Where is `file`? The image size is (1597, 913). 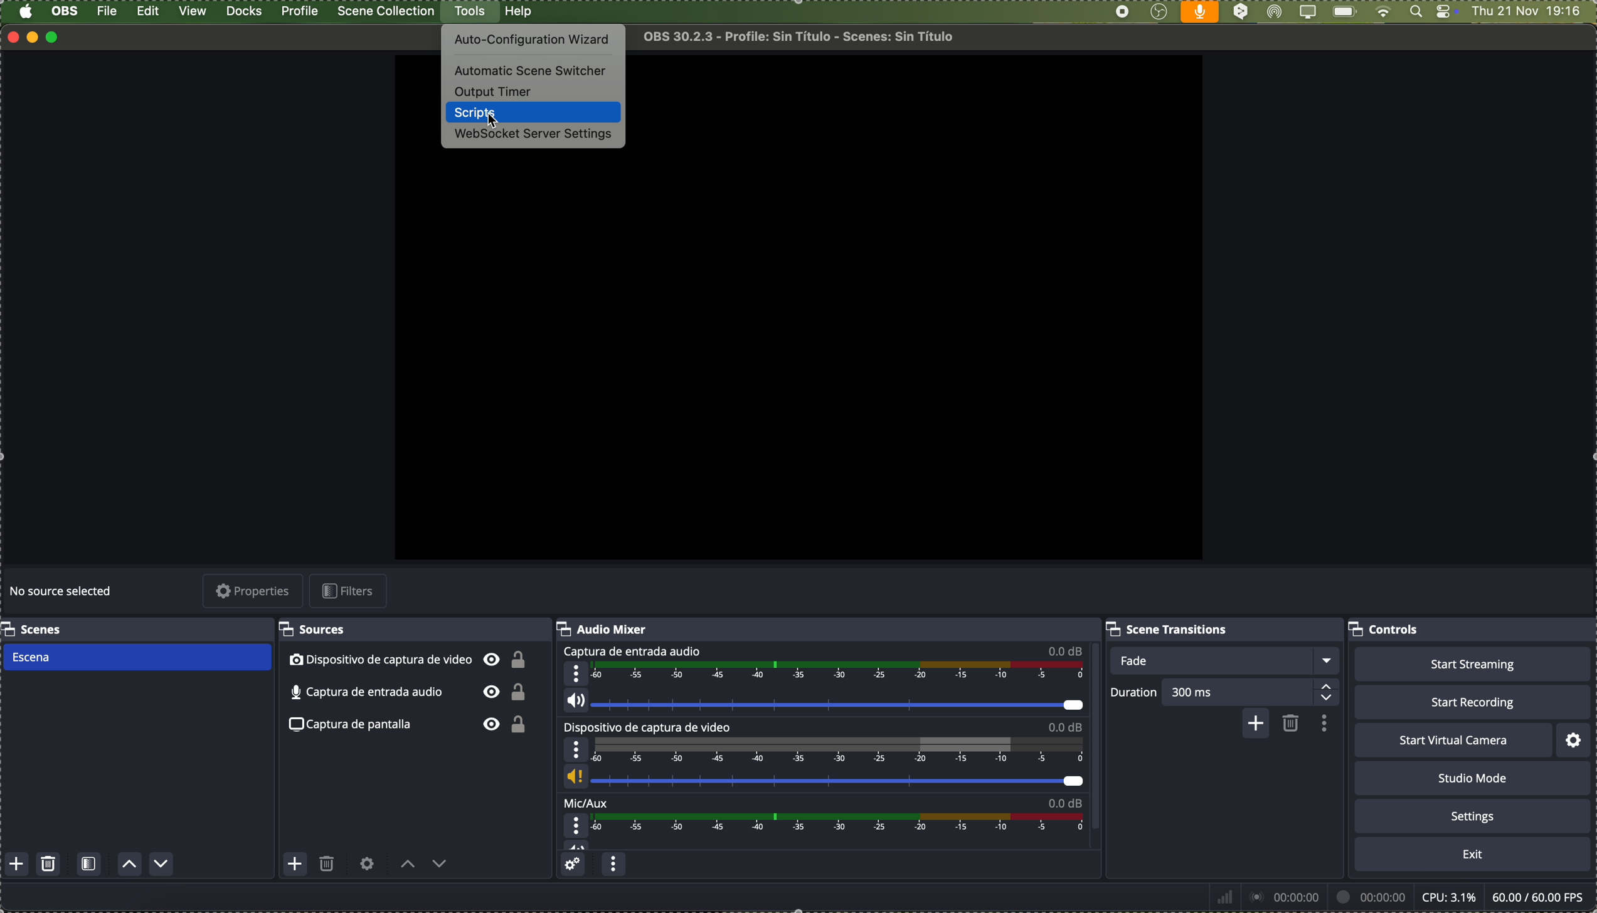 file is located at coordinates (109, 11).